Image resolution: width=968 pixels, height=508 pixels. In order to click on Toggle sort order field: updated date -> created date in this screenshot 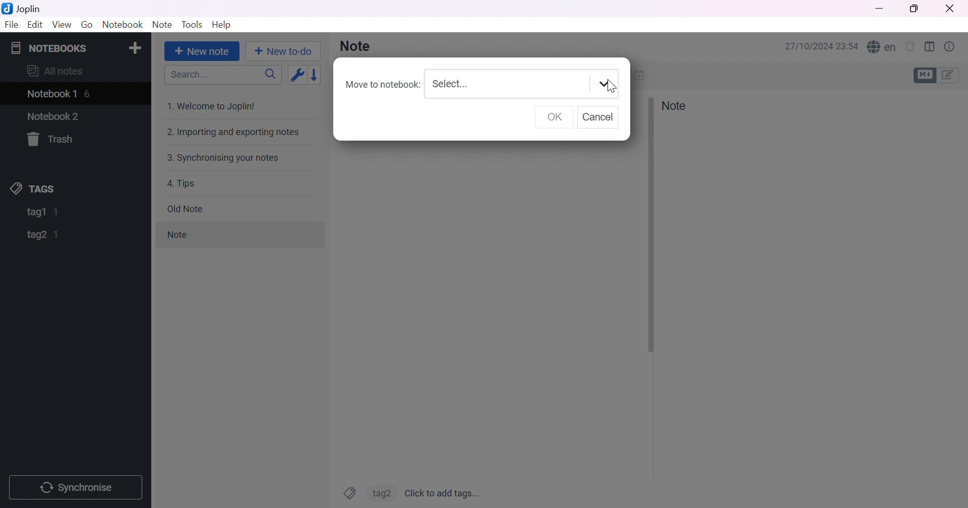, I will do `click(296, 76)`.